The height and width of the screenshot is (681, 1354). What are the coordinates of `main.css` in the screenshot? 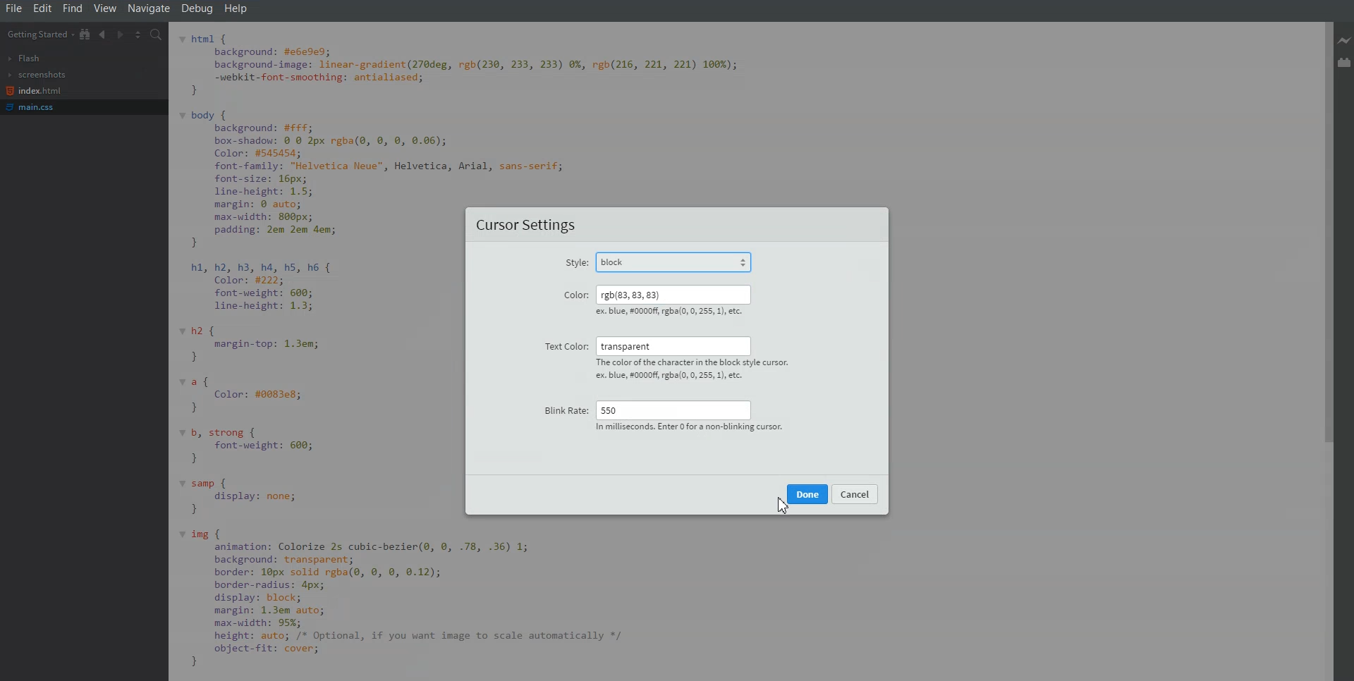 It's located at (35, 107).